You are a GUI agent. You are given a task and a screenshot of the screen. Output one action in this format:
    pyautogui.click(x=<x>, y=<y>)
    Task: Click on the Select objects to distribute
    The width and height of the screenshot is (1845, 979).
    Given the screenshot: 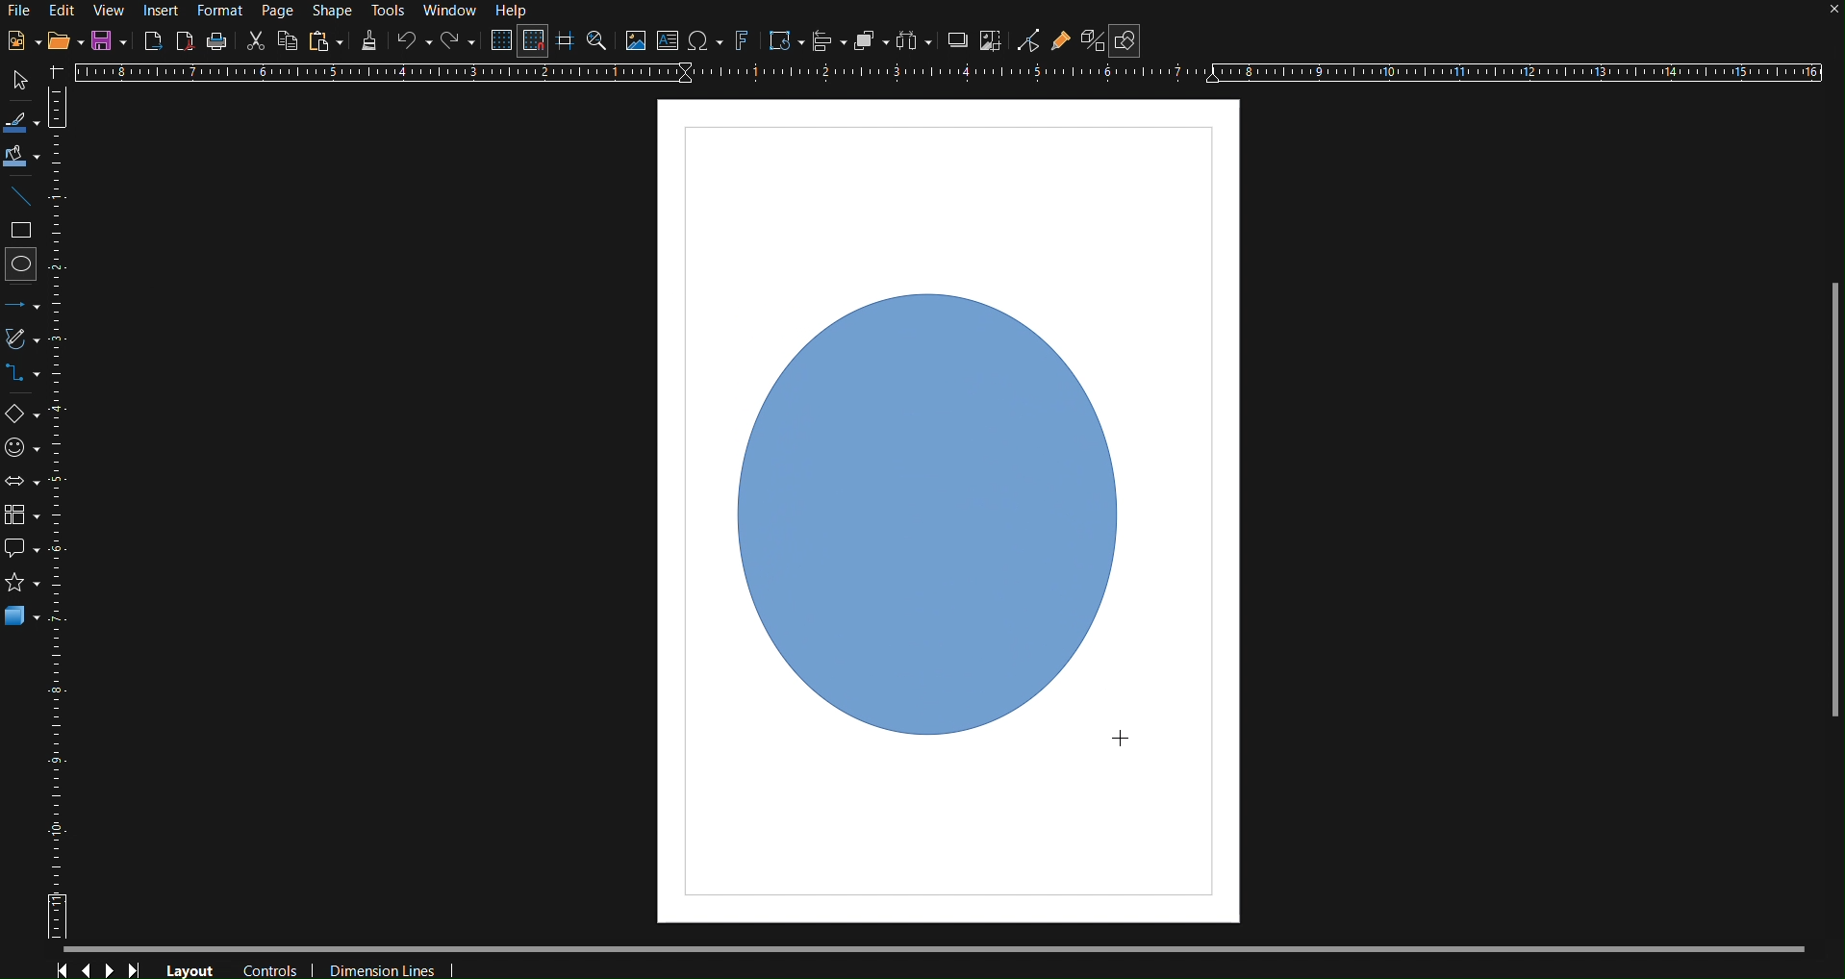 What is the action you would take?
    pyautogui.click(x=914, y=43)
    